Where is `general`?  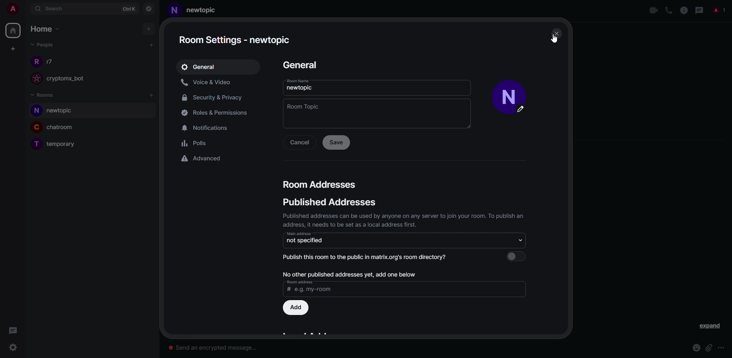
general is located at coordinates (200, 67).